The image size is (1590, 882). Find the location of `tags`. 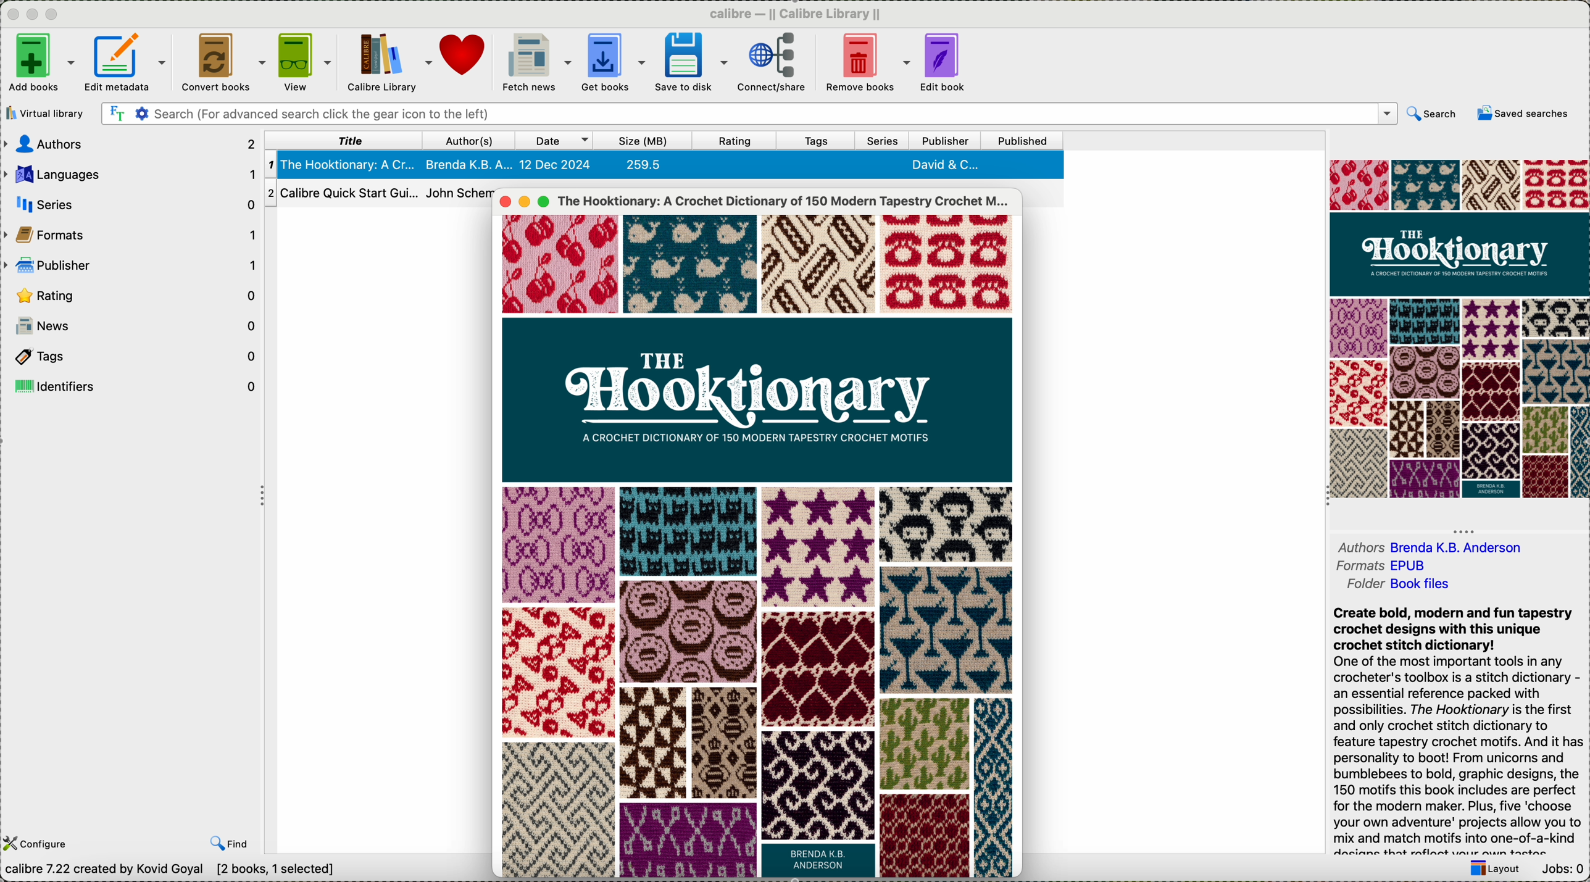

tags is located at coordinates (822, 140).